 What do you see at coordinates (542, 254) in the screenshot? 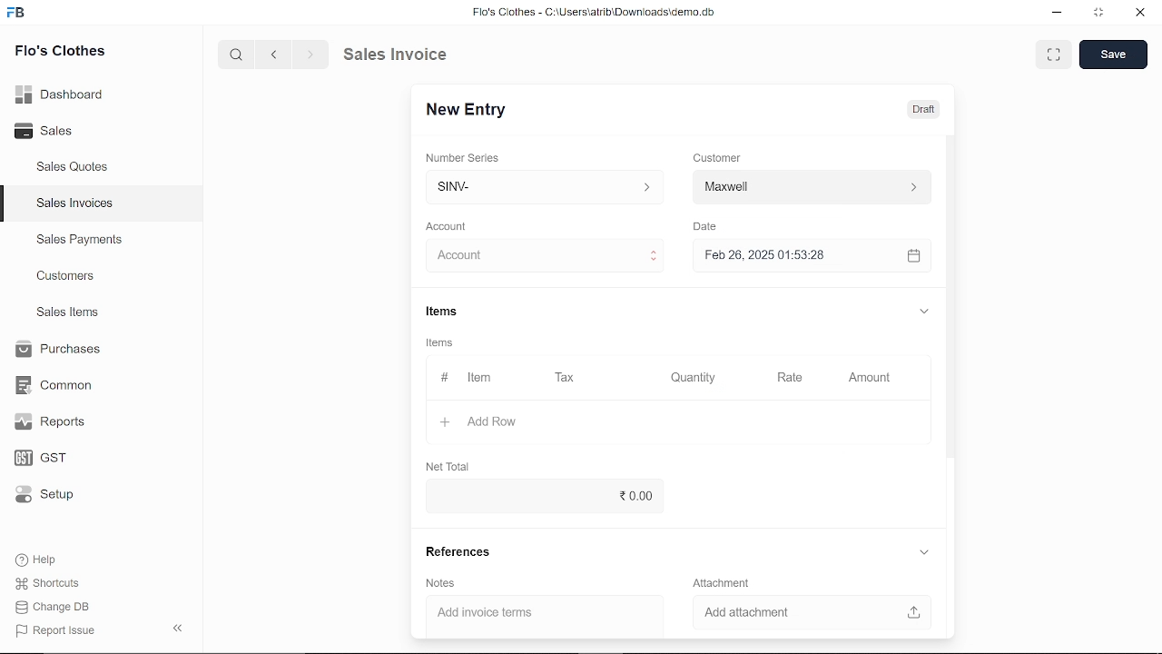
I see `Account :` at bounding box center [542, 254].